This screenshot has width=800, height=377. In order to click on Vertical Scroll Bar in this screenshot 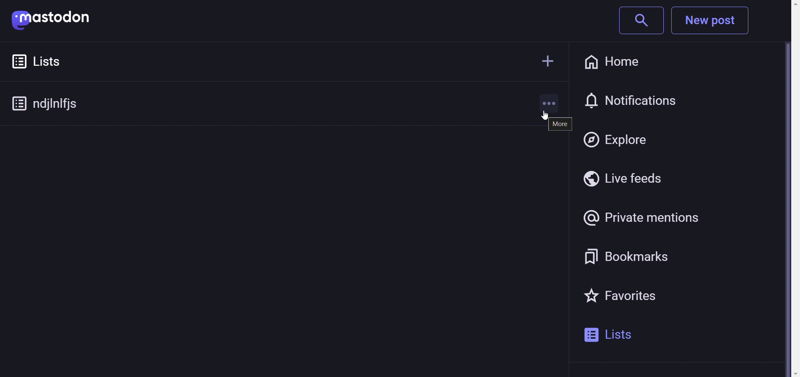, I will do `click(788, 190)`.